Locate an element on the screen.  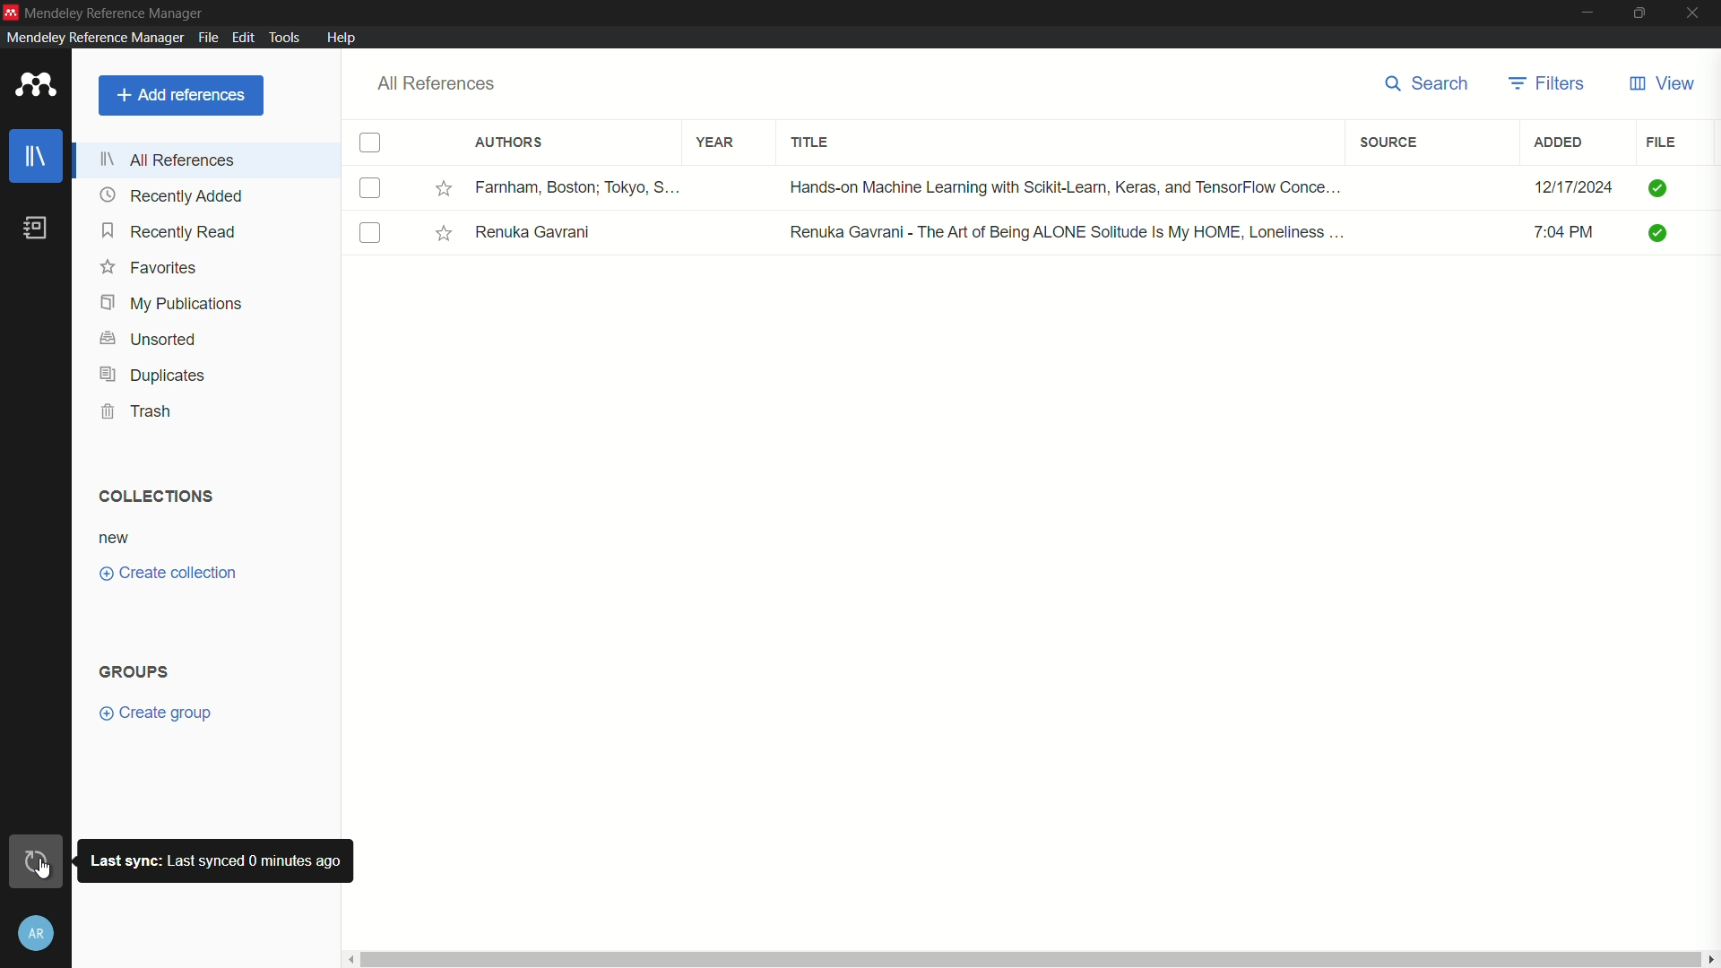
scrollbar is located at coordinates (1030, 960).